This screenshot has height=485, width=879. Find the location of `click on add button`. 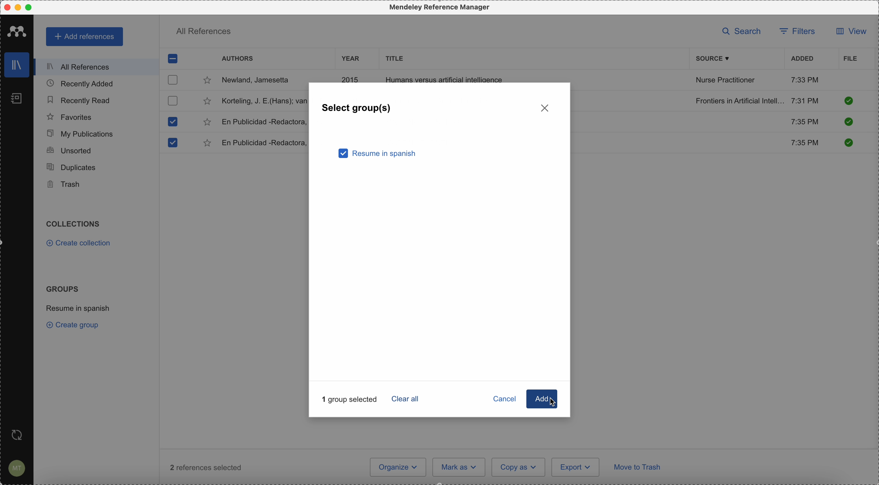

click on add button is located at coordinates (537, 399).